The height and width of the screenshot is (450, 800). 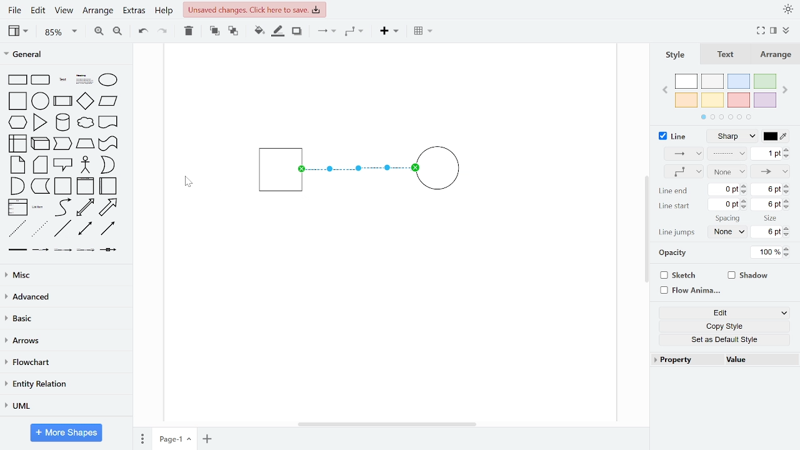 I want to click on advanced, so click(x=64, y=296).